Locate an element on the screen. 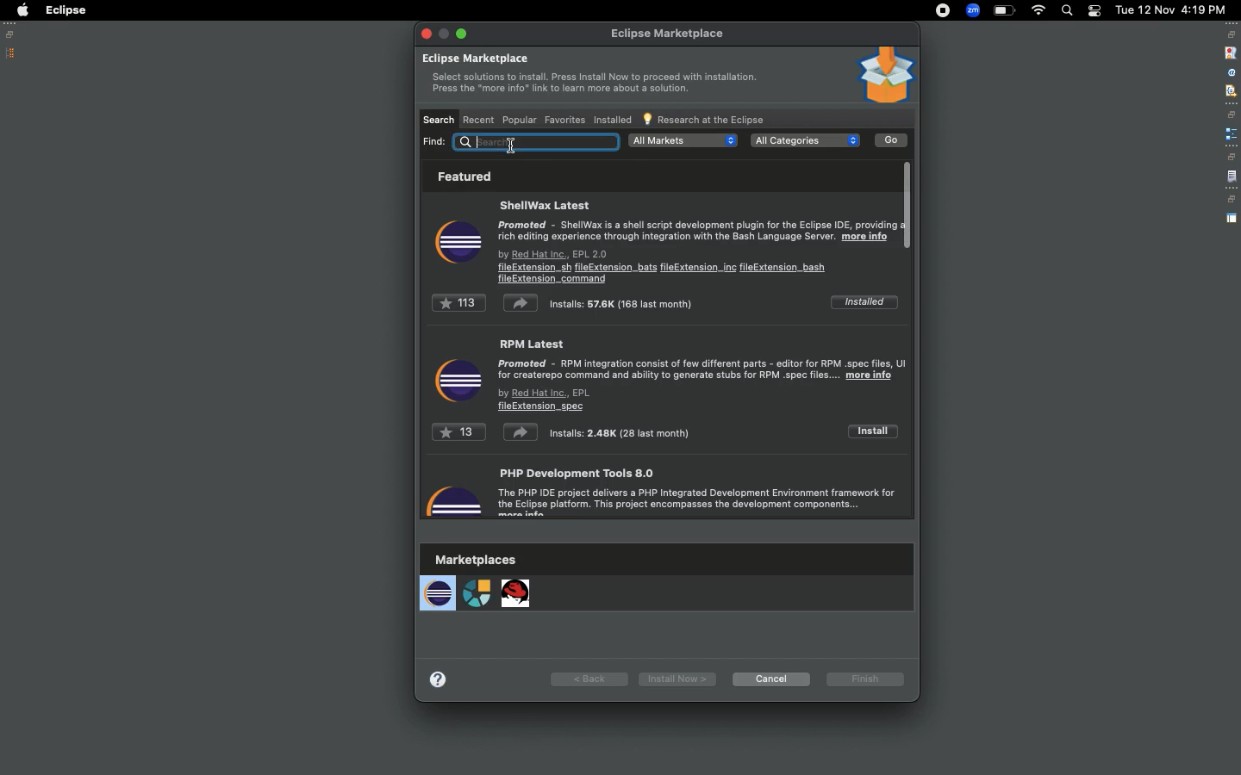  Installs is located at coordinates (561, 435).